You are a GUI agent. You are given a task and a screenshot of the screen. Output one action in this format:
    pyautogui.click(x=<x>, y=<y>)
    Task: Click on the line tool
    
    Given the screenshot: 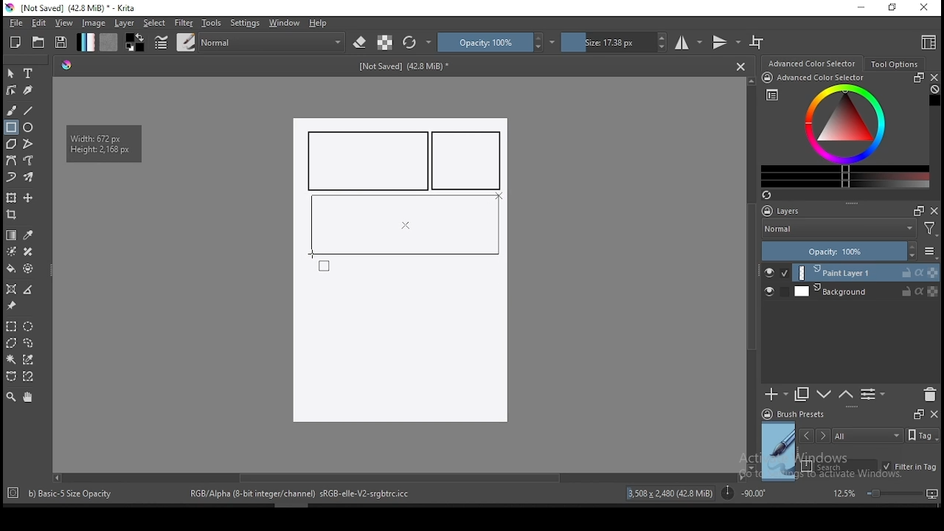 What is the action you would take?
    pyautogui.click(x=29, y=111)
    